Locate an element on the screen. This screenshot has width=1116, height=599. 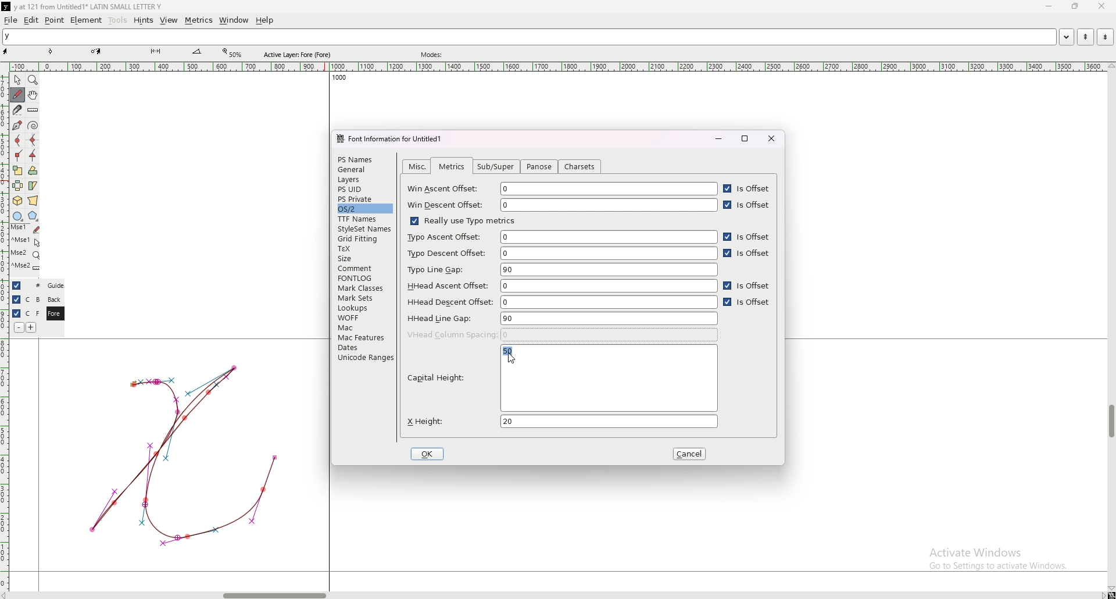
mark sets is located at coordinates (363, 298).